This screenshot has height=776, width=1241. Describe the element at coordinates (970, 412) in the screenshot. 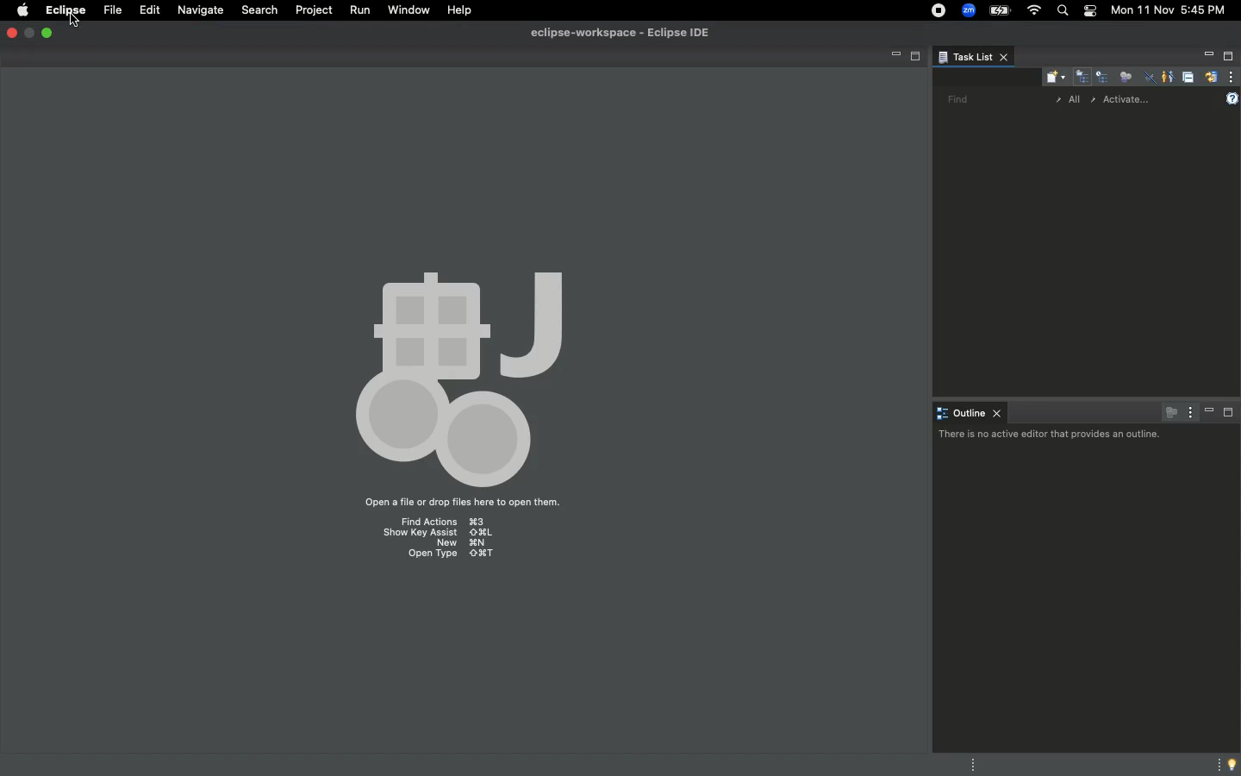

I see `Outline` at that location.